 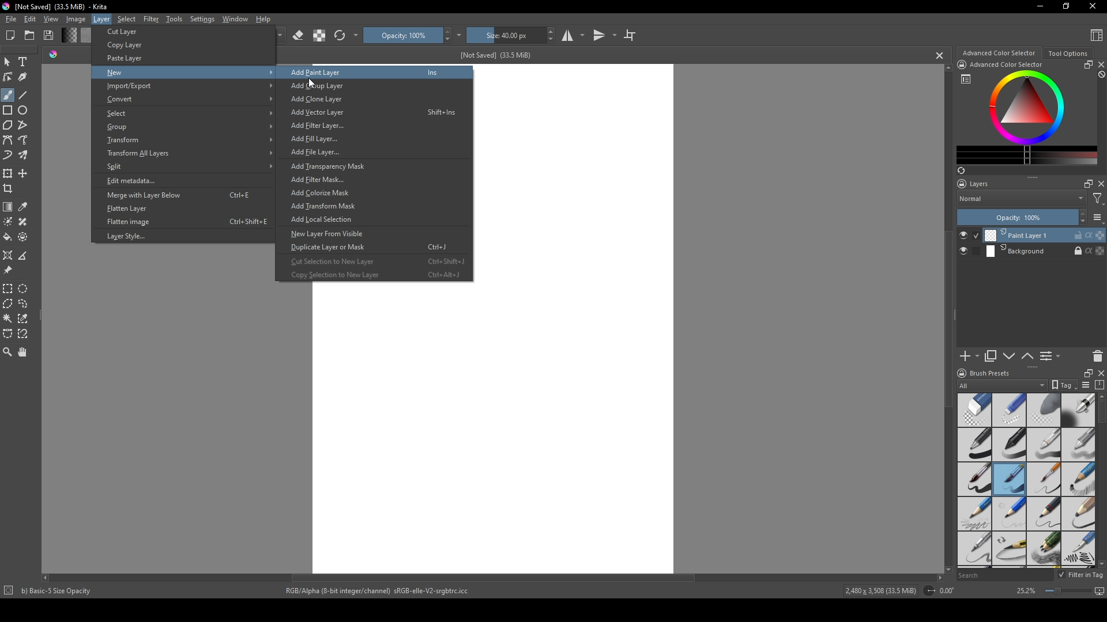 I want to click on soft eraser, so click(x=1044, y=409).